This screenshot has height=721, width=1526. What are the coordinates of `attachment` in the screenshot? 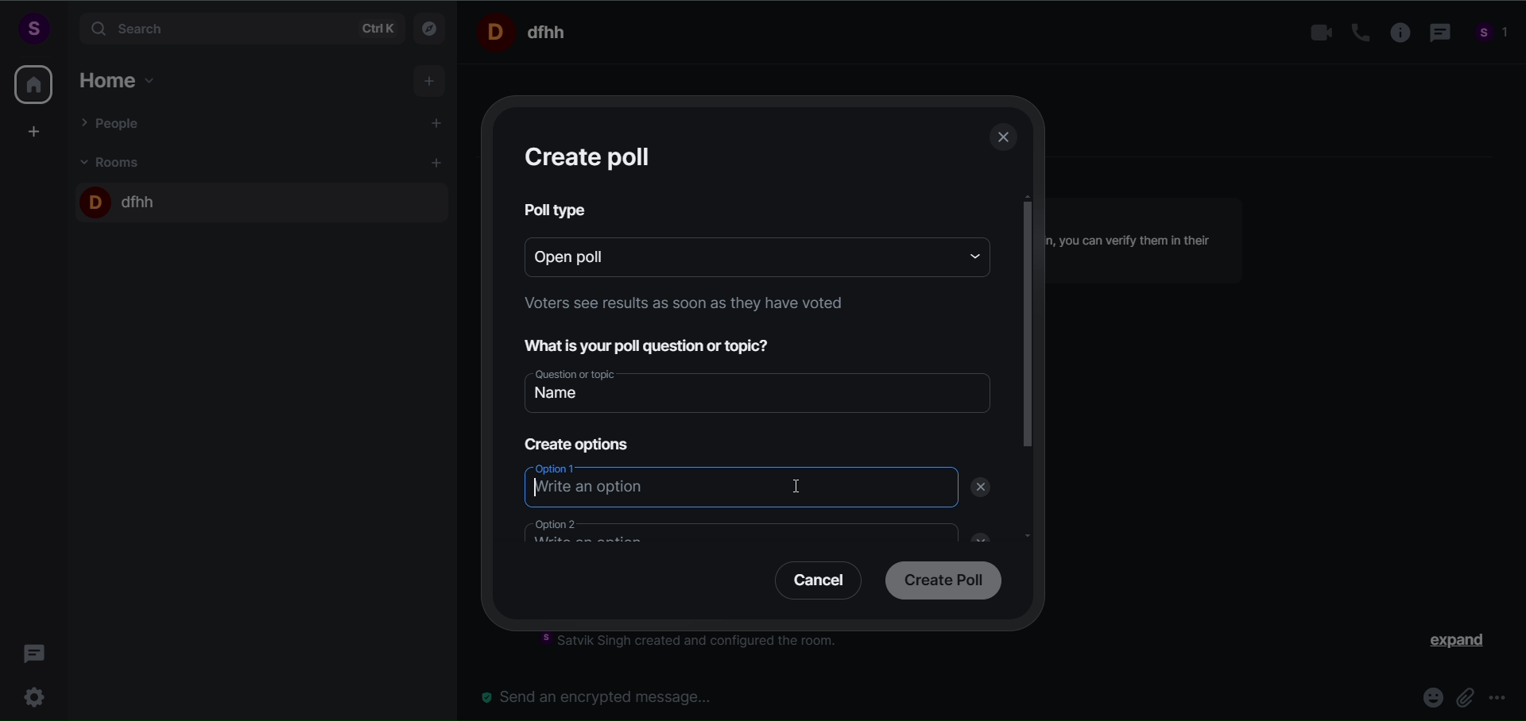 It's located at (1464, 697).